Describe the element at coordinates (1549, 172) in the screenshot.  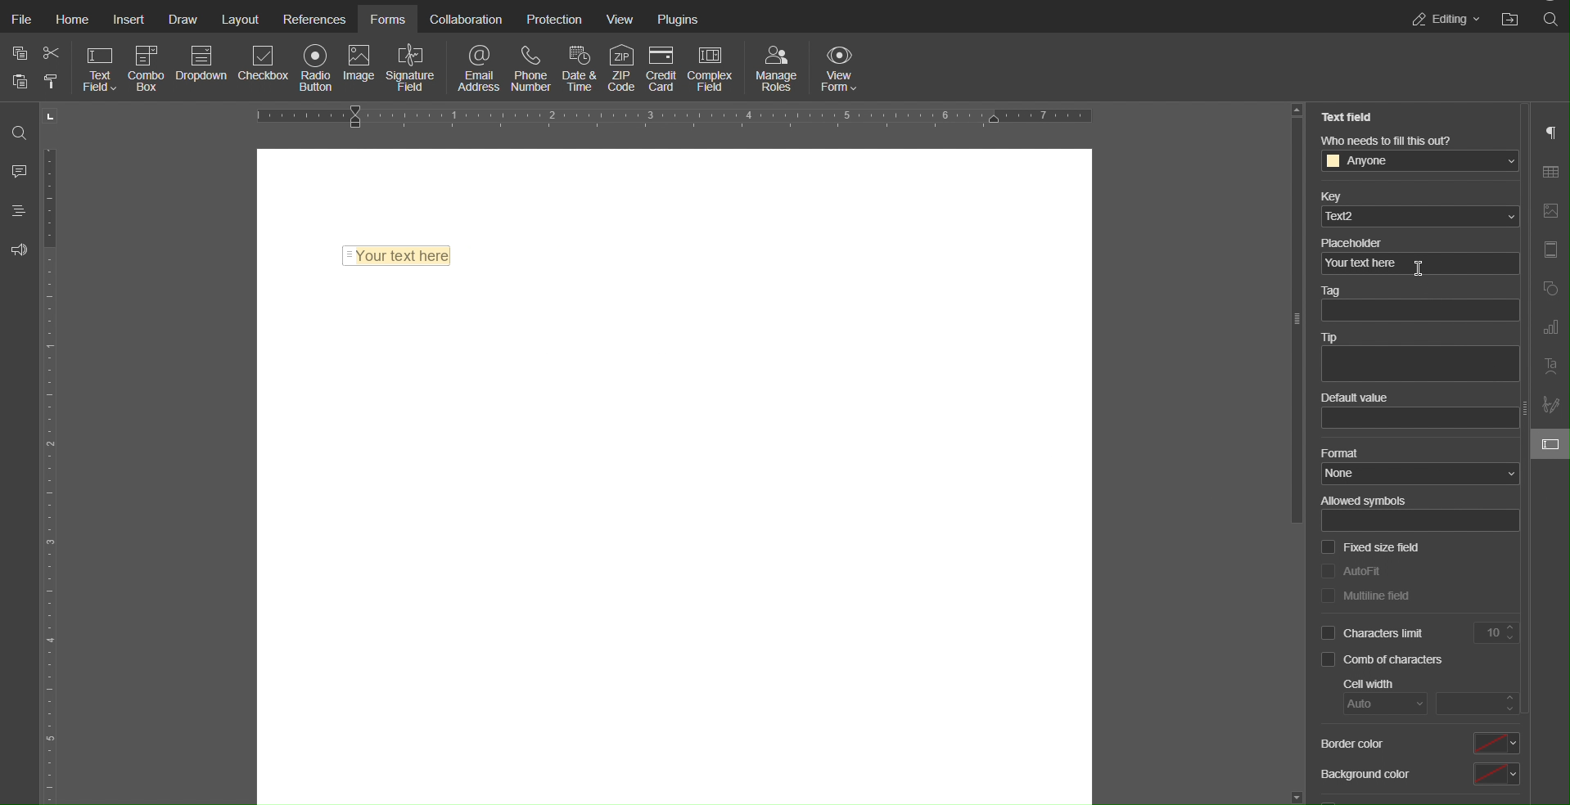
I see `Table Settings` at that location.